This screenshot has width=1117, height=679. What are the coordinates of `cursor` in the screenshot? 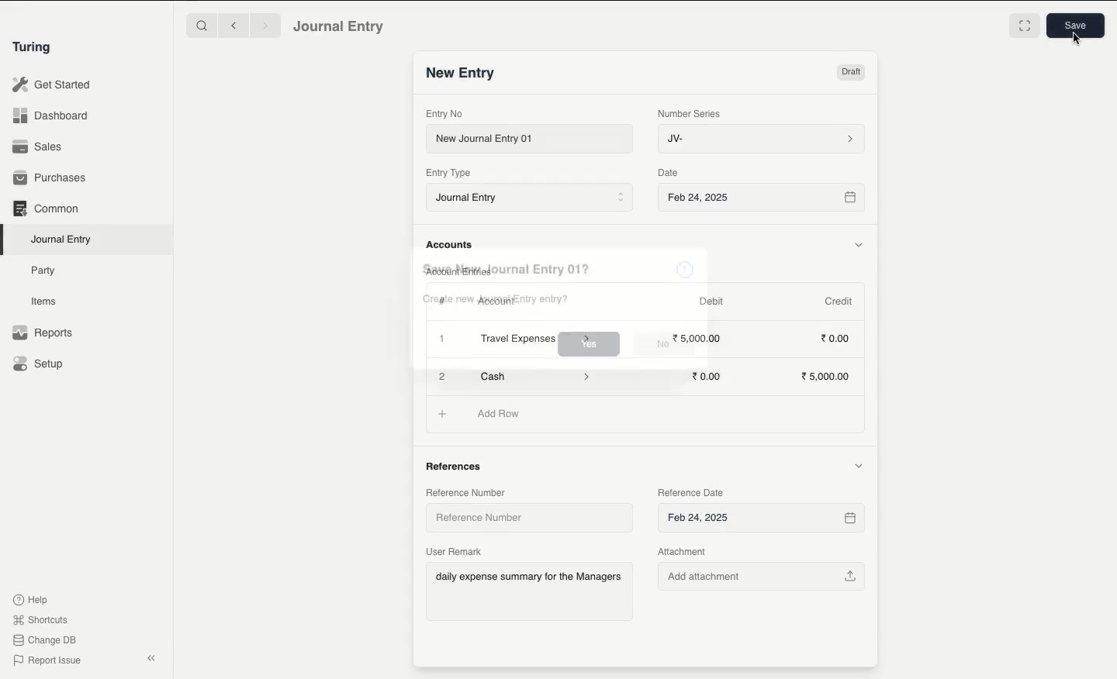 It's located at (1074, 38).